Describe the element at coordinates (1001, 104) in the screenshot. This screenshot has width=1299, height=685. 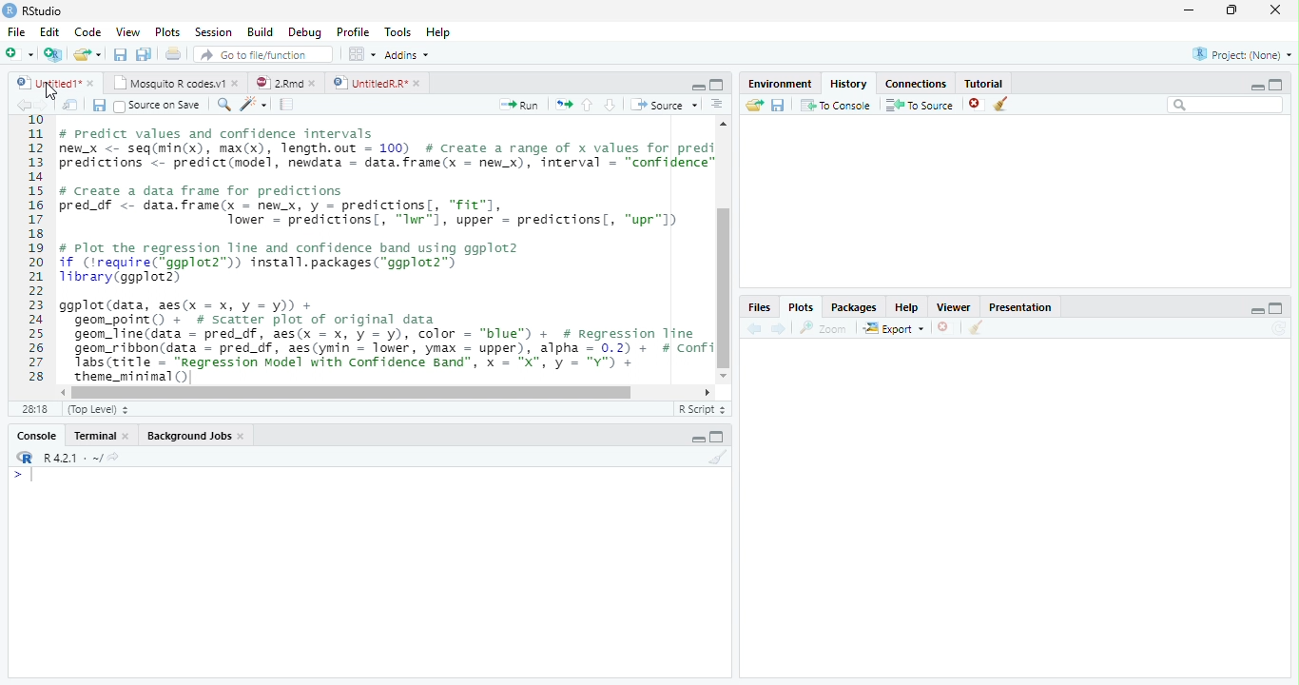
I see `Clear Console` at that location.